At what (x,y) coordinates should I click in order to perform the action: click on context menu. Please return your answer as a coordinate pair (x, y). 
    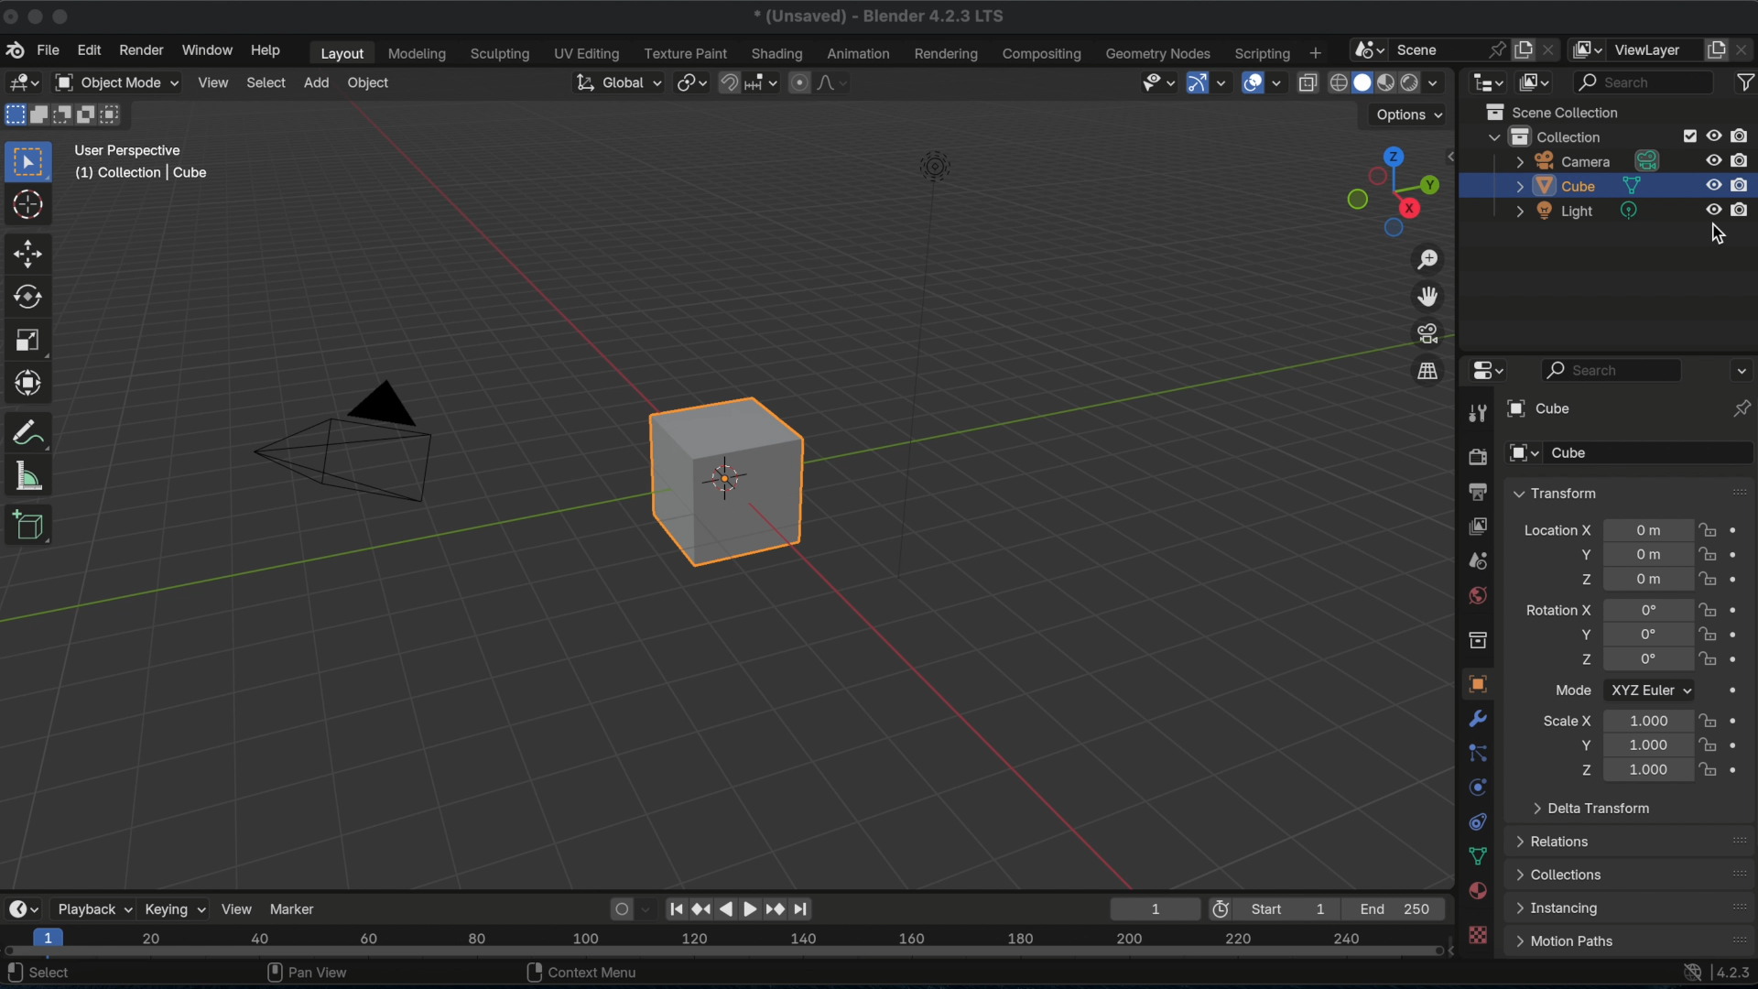
    Looking at the image, I should click on (580, 974).